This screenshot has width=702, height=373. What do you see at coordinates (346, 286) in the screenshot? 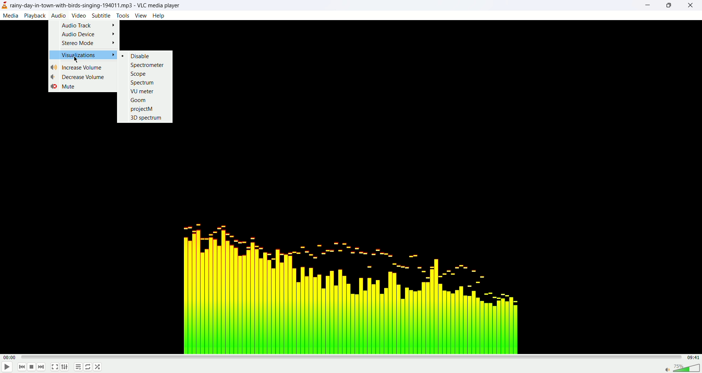
I see `audio tune image` at bounding box center [346, 286].